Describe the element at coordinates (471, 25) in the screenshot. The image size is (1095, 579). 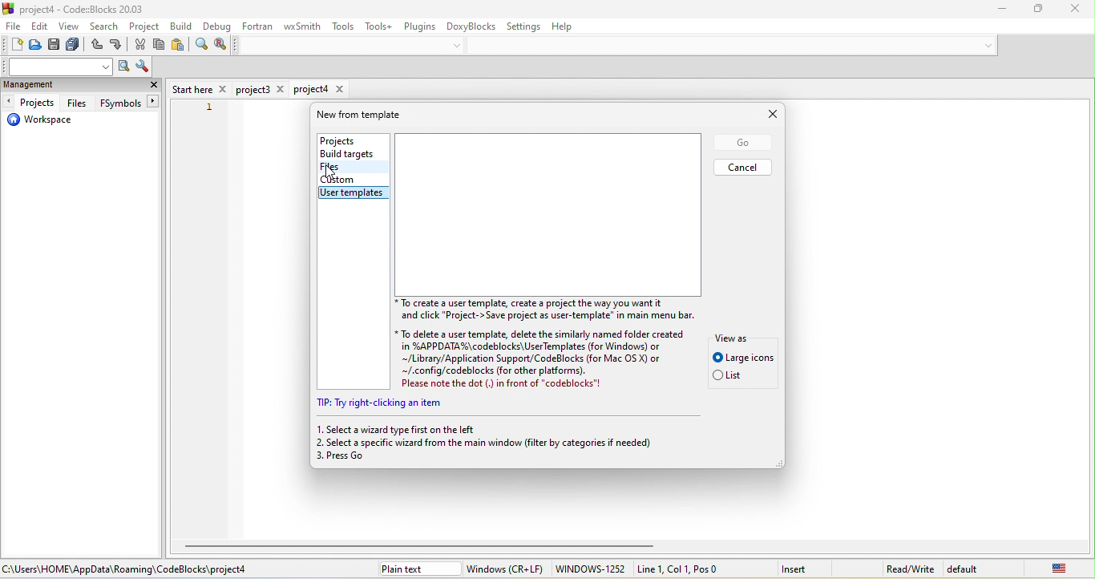
I see `doxyblocks` at that location.